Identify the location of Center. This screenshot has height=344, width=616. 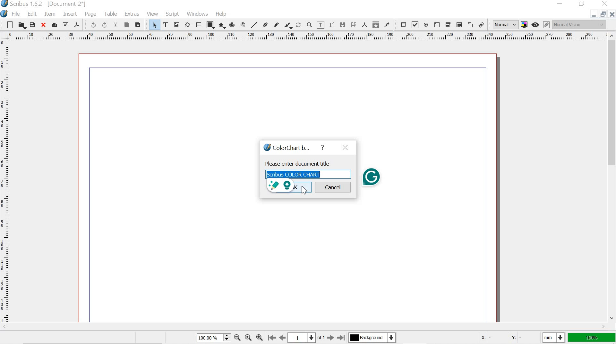
(248, 338).